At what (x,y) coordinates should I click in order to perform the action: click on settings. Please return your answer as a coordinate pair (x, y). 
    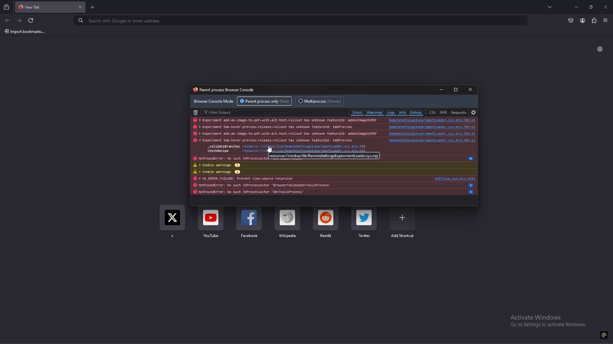
    Looking at the image, I should click on (473, 112).